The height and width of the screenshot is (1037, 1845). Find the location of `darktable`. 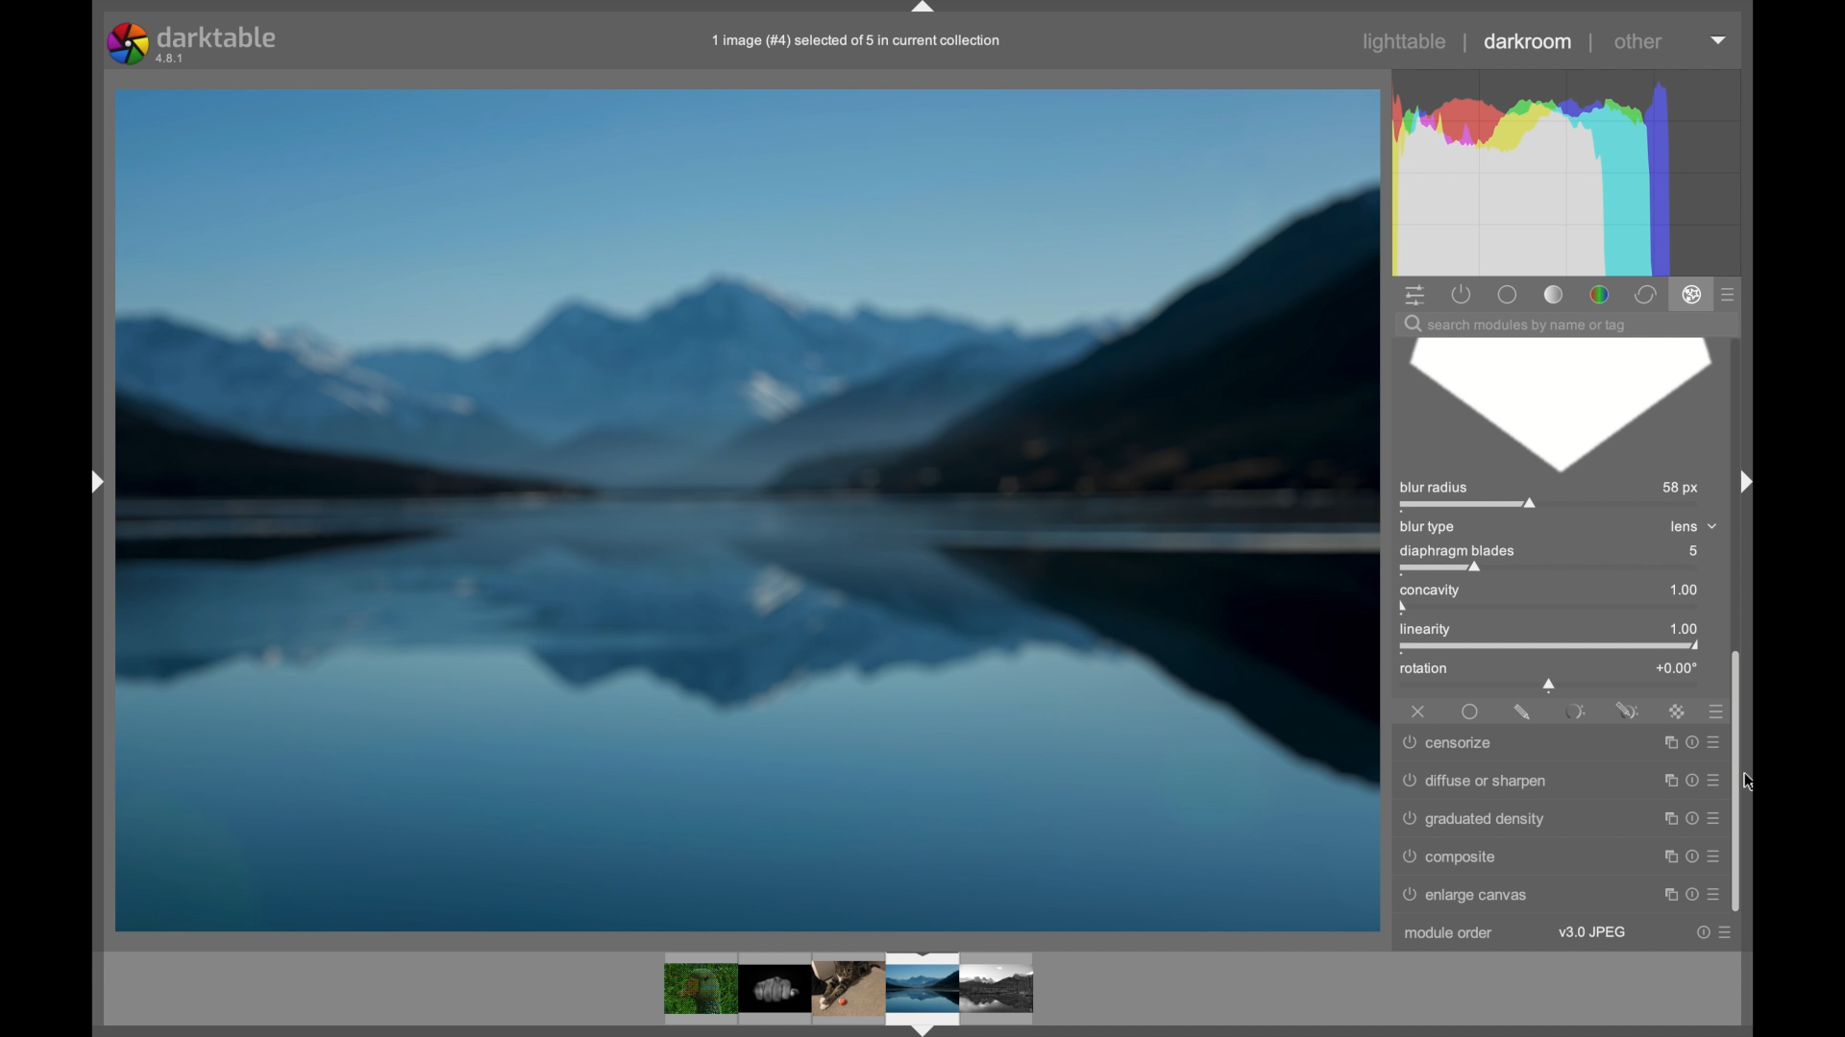

darktable is located at coordinates (191, 41).